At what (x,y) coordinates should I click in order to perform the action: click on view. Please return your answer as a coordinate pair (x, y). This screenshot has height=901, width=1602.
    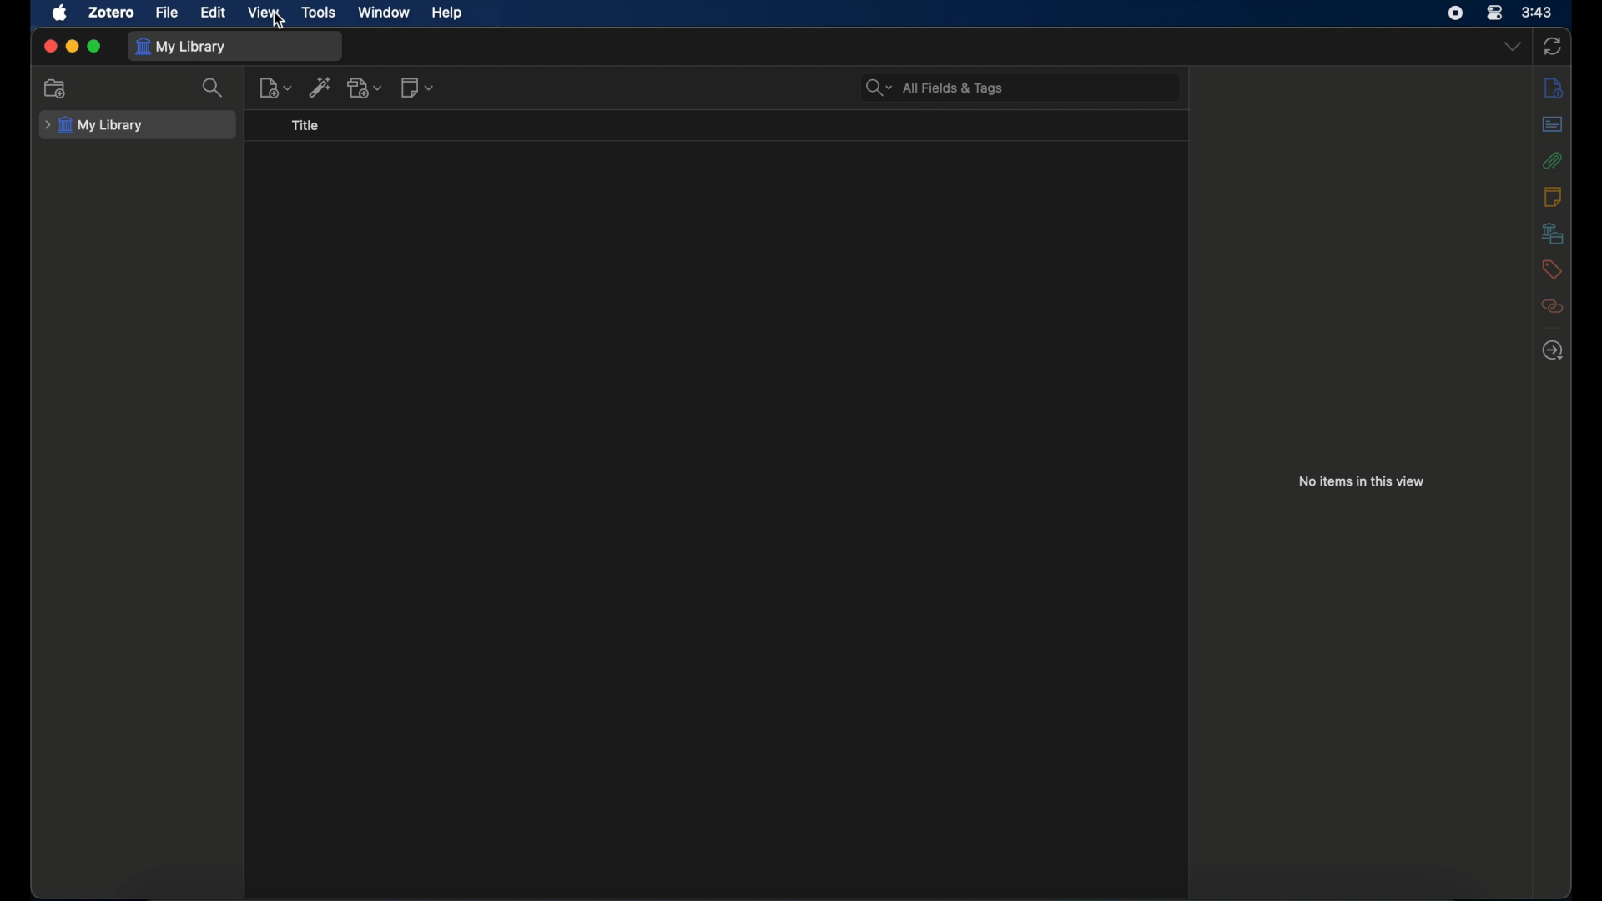
    Looking at the image, I should click on (262, 12).